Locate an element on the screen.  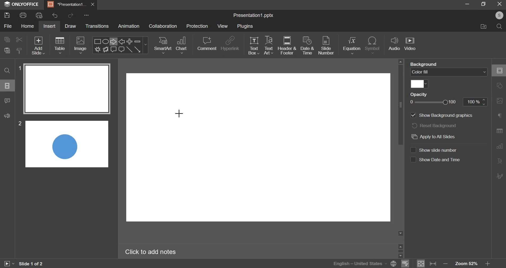
 is located at coordinates (38, 38).